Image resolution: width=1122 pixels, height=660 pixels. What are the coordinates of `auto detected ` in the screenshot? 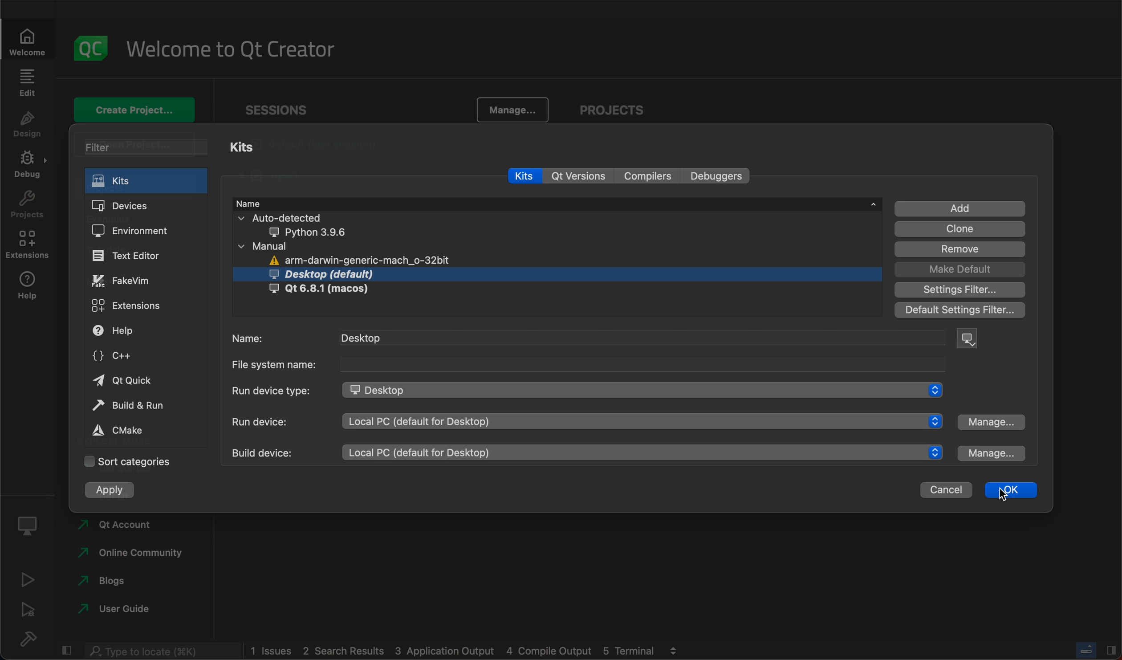 It's located at (314, 219).